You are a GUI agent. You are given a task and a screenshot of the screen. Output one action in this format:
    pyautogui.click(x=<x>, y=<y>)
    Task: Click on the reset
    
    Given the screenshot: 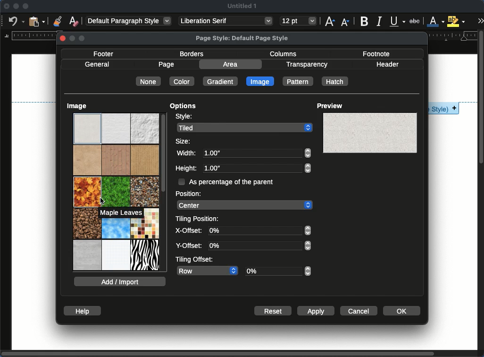 What is the action you would take?
    pyautogui.click(x=273, y=310)
    